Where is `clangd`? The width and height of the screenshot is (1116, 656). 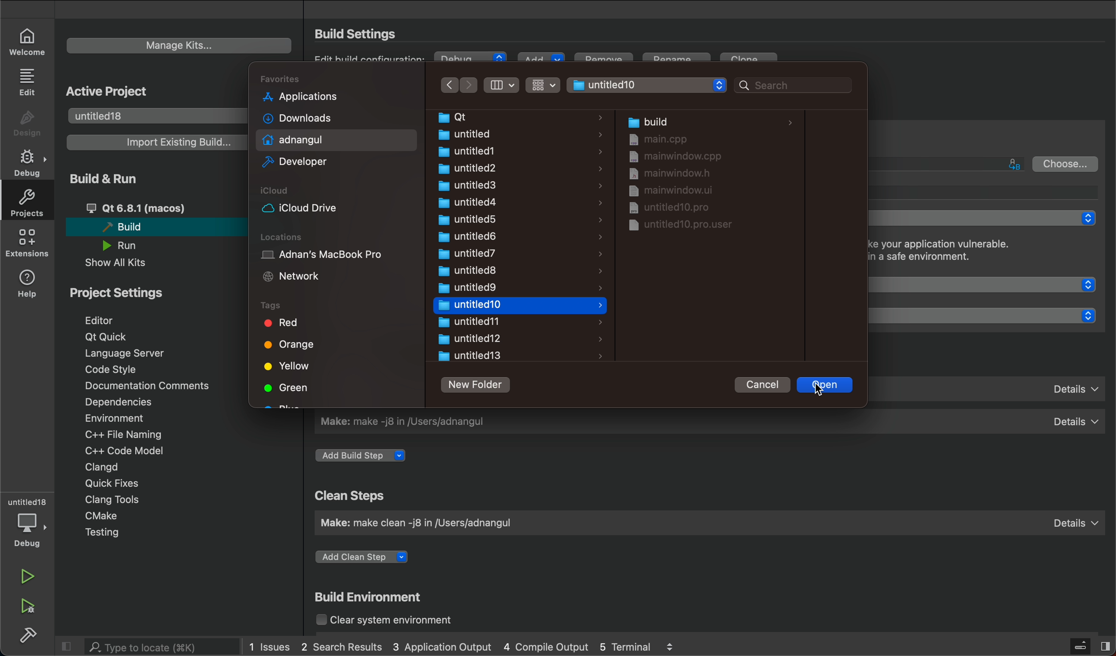
clangd is located at coordinates (103, 466).